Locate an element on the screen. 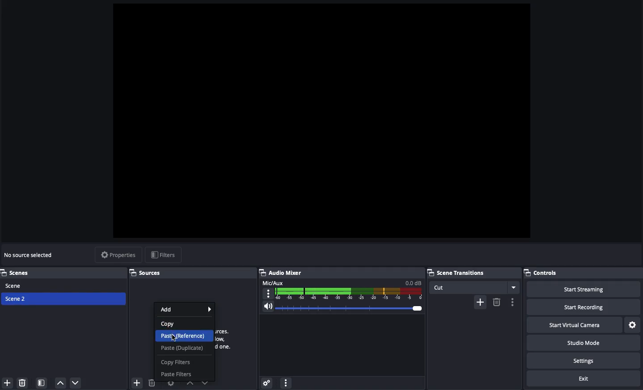 The height and width of the screenshot is (390, 643). more options is located at coordinates (514, 302).